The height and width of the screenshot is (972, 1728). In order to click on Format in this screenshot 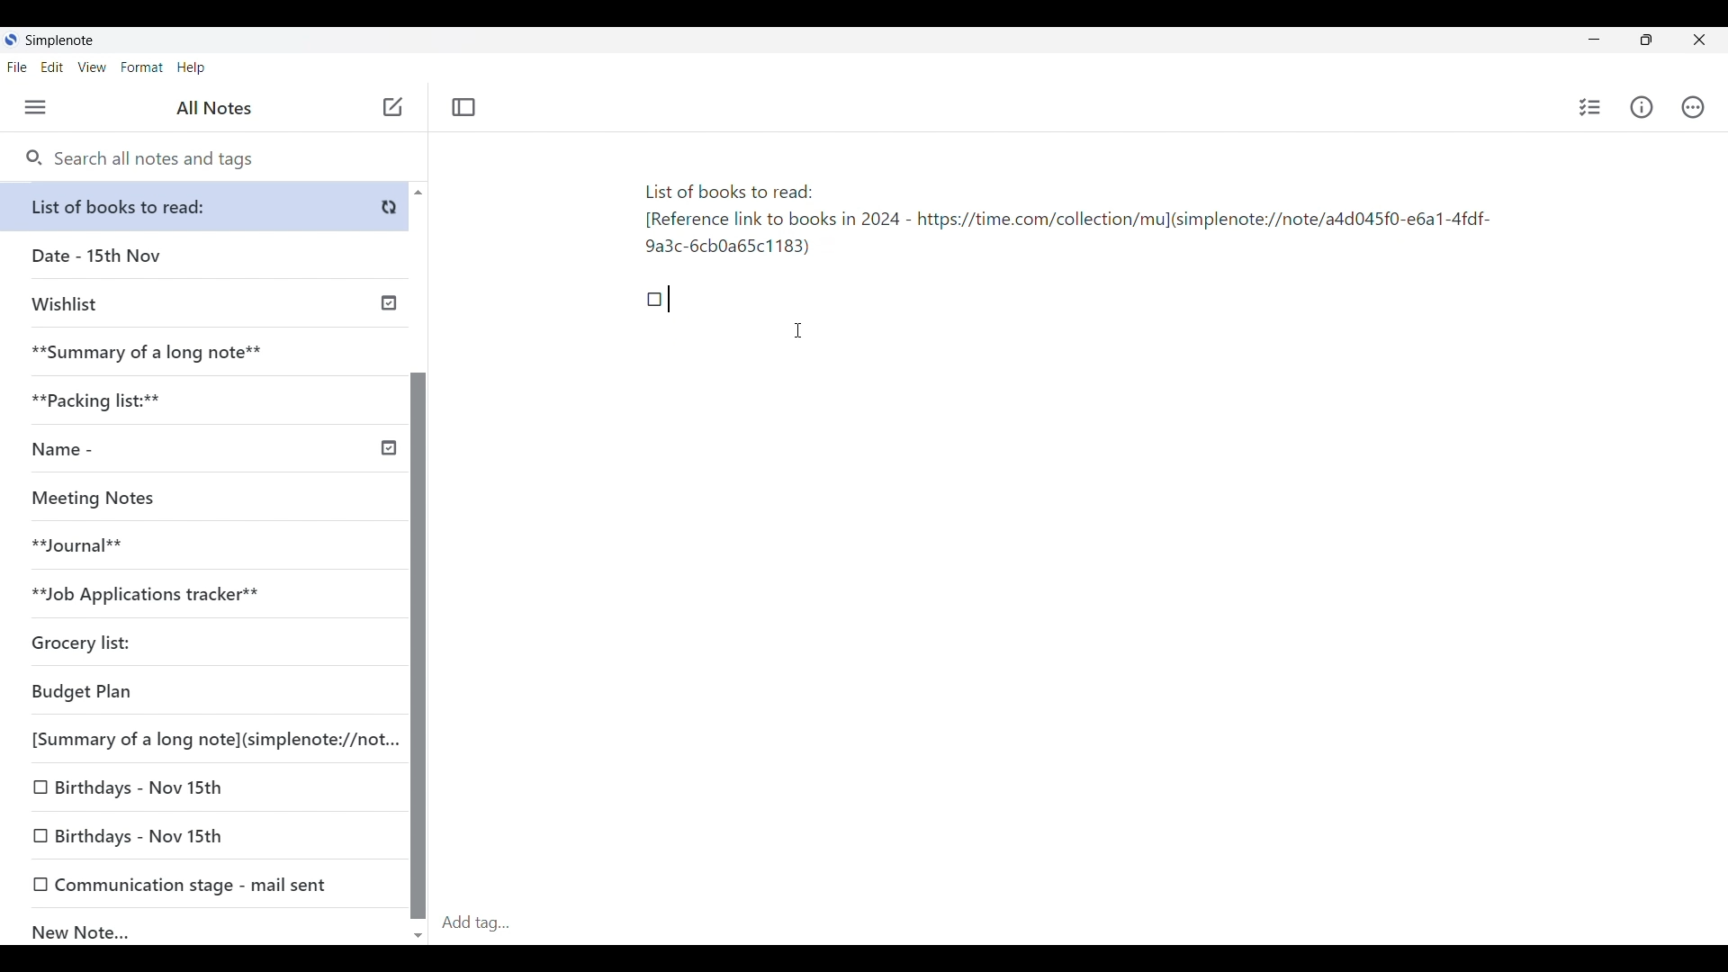, I will do `click(142, 67)`.